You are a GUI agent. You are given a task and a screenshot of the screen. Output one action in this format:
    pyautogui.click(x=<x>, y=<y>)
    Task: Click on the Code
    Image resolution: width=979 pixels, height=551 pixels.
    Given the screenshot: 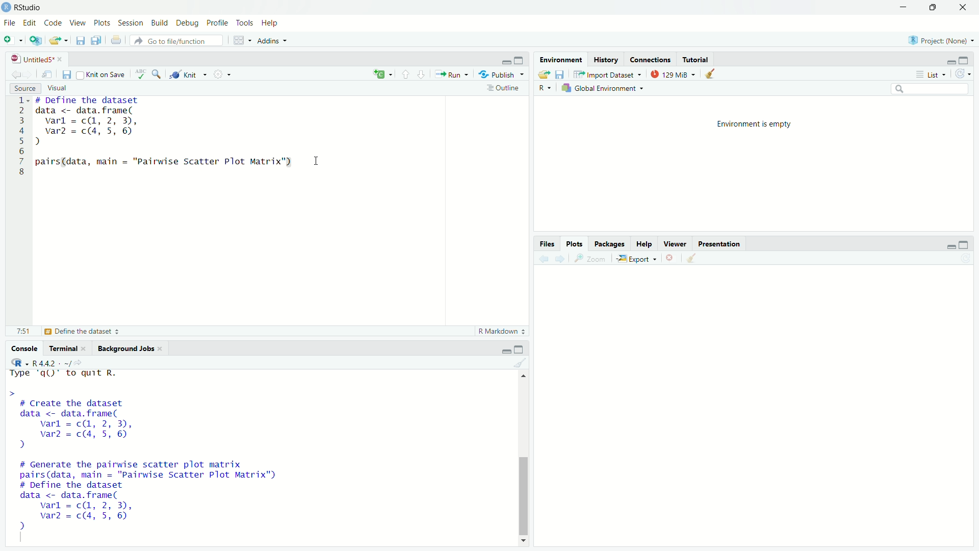 What is the action you would take?
    pyautogui.click(x=53, y=23)
    